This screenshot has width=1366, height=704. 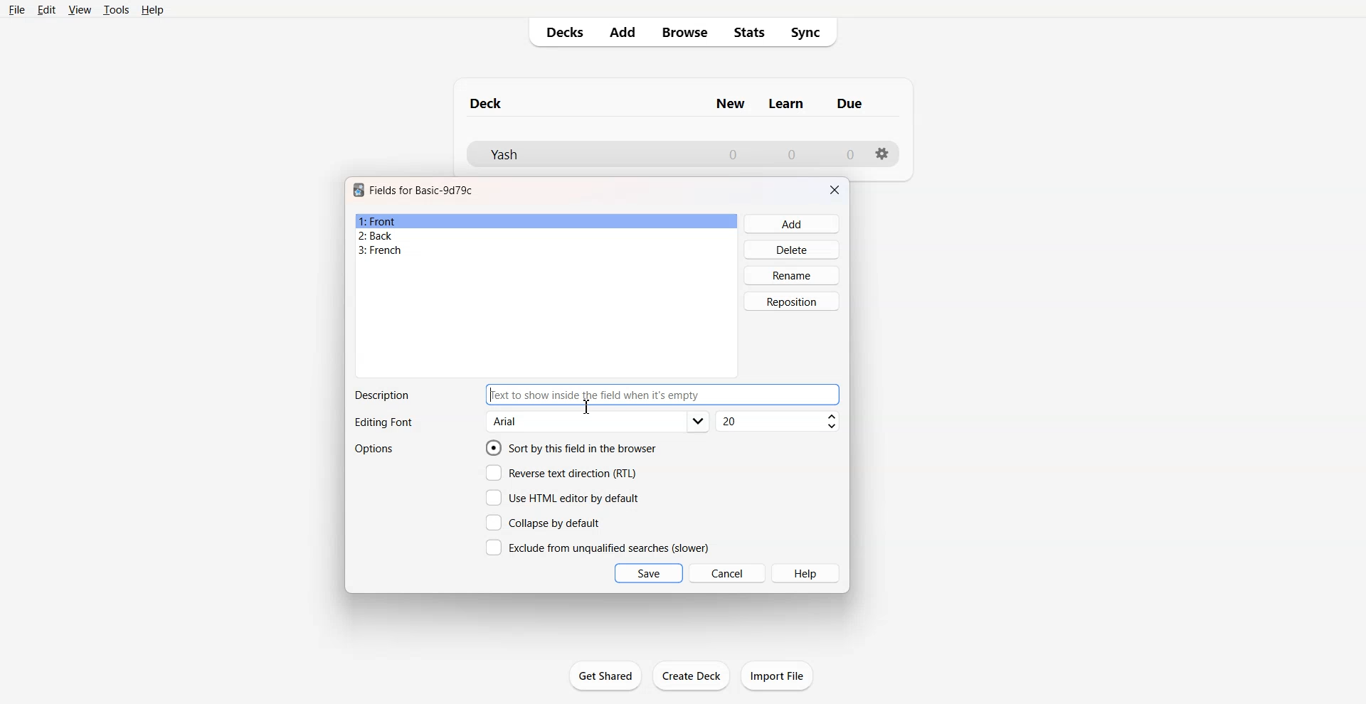 What do you see at coordinates (779, 422) in the screenshot?
I see `Font size` at bounding box center [779, 422].